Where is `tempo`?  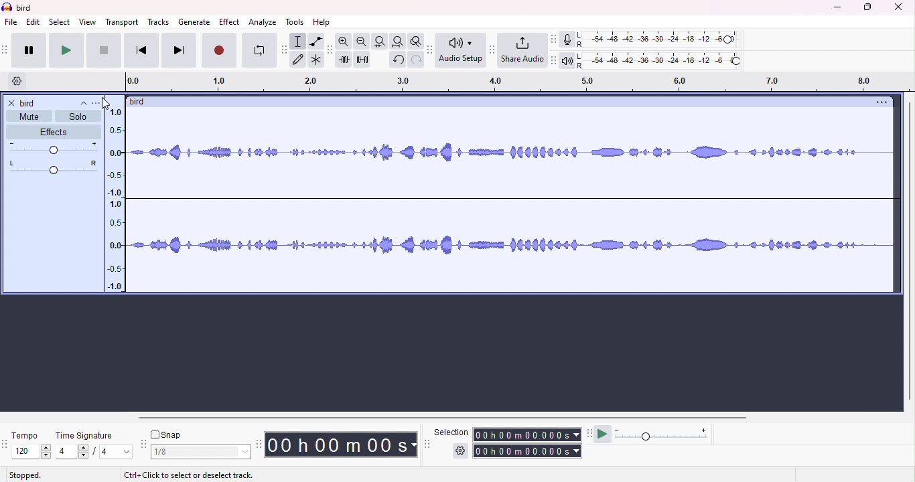
tempo is located at coordinates (25, 434).